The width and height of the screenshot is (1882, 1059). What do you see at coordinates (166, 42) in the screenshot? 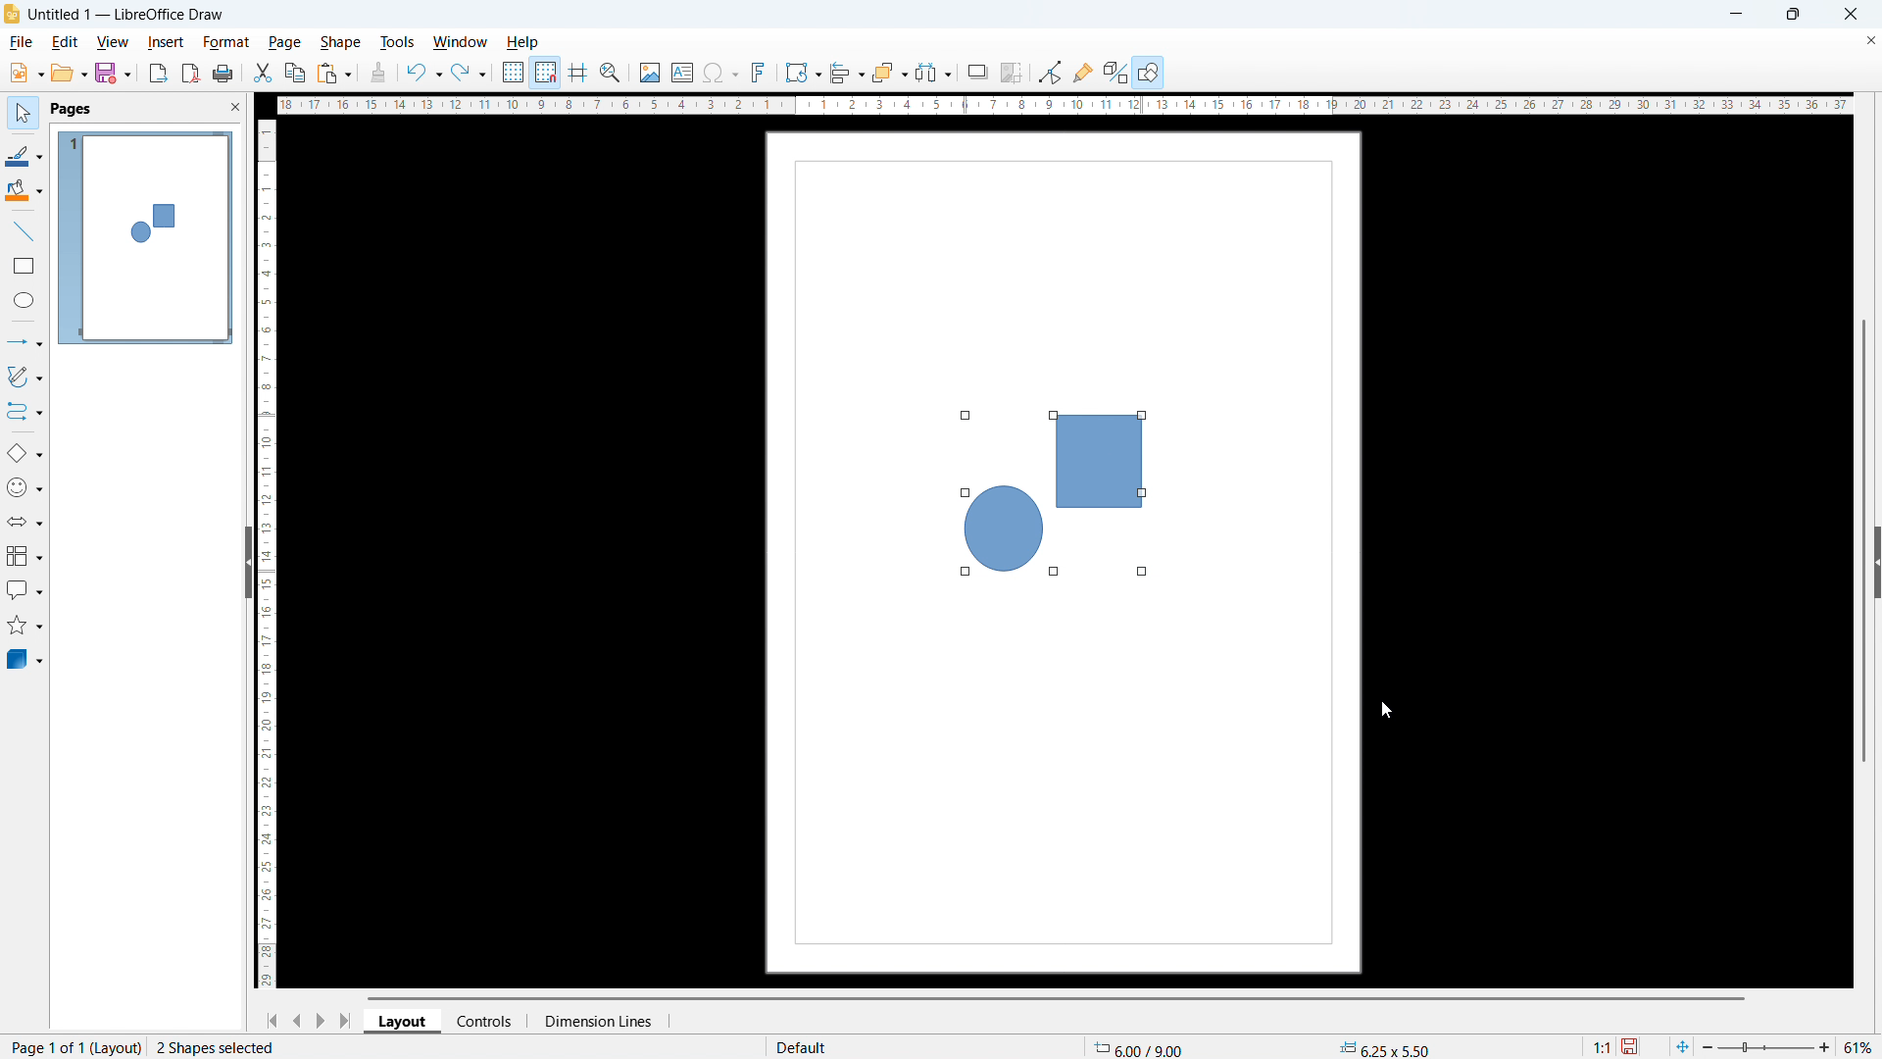
I see `insert` at bounding box center [166, 42].